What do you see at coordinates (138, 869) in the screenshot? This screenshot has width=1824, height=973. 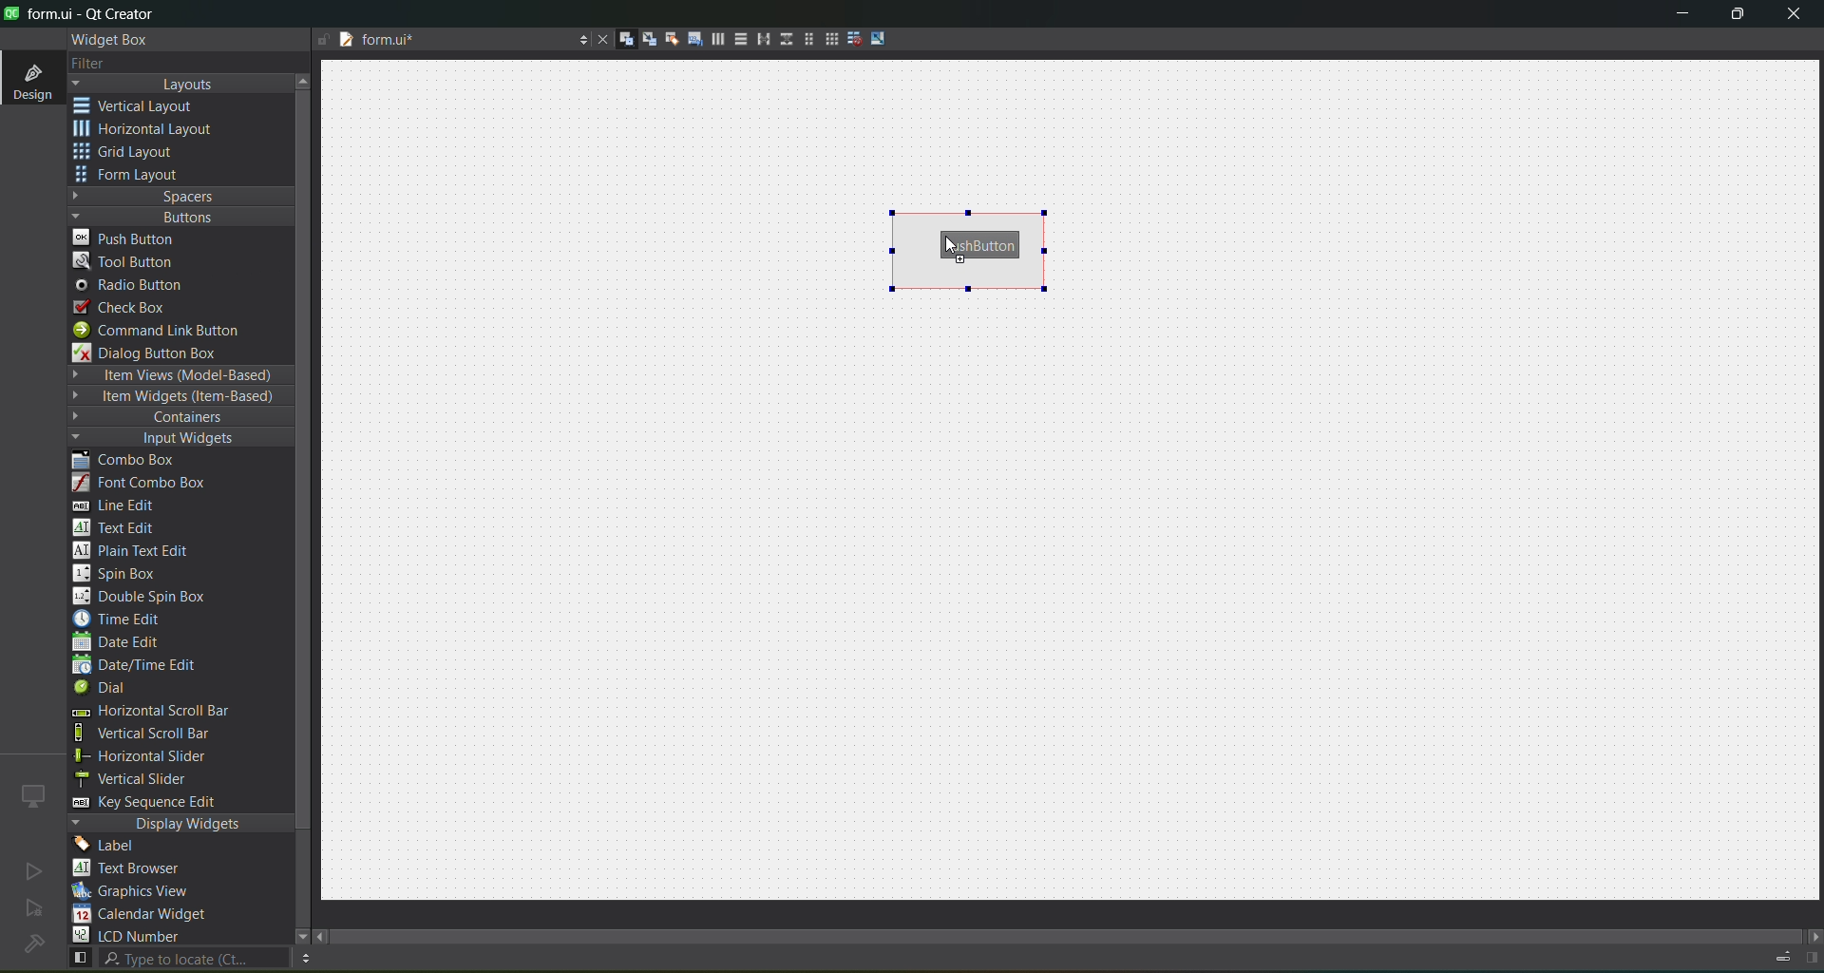 I see `text` at bounding box center [138, 869].